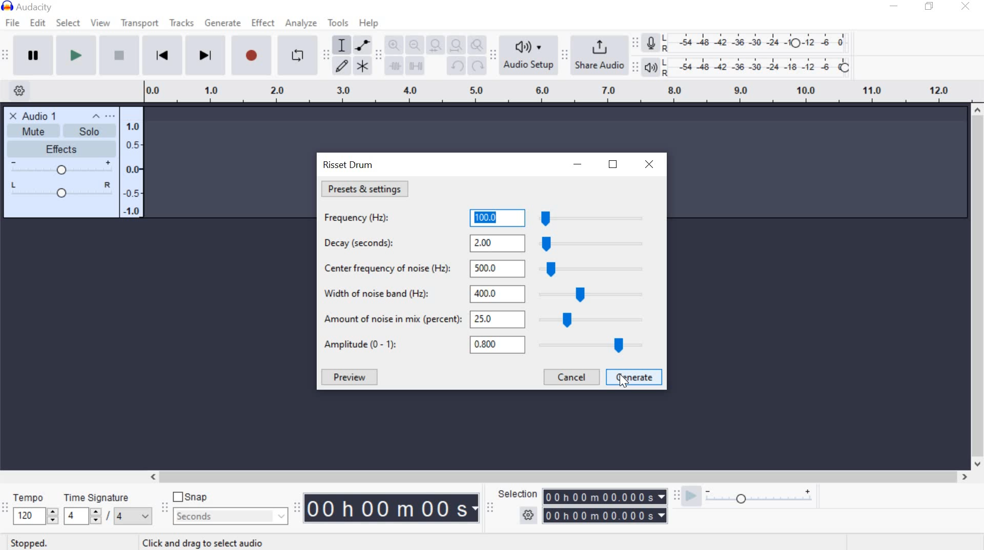  I want to click on help, so click(368, 24).